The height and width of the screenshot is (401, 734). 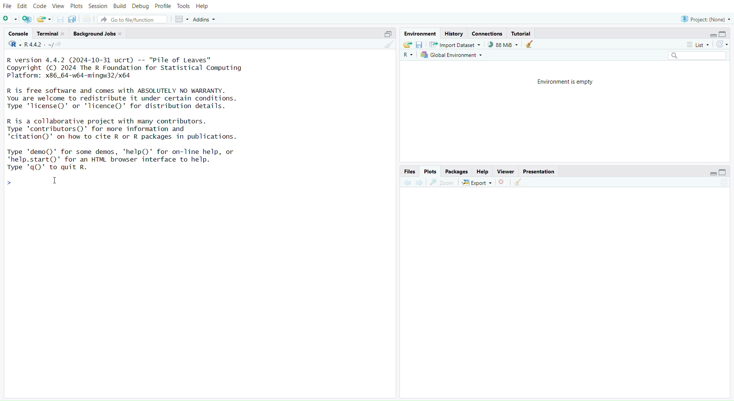 I want to click on profile, so click(x=163, y=6).